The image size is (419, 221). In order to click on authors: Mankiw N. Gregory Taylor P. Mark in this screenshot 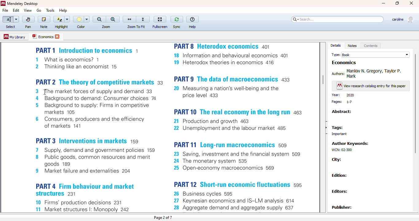, I will do `click(368, 73)`.